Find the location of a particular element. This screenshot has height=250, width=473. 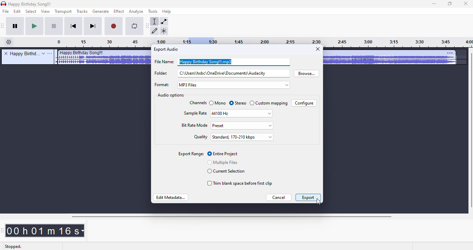

custom mapping is located at coordinates (269, 103).